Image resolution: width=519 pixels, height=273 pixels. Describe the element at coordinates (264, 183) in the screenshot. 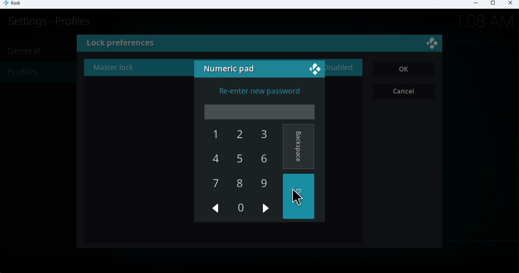

I see `9` at that location.